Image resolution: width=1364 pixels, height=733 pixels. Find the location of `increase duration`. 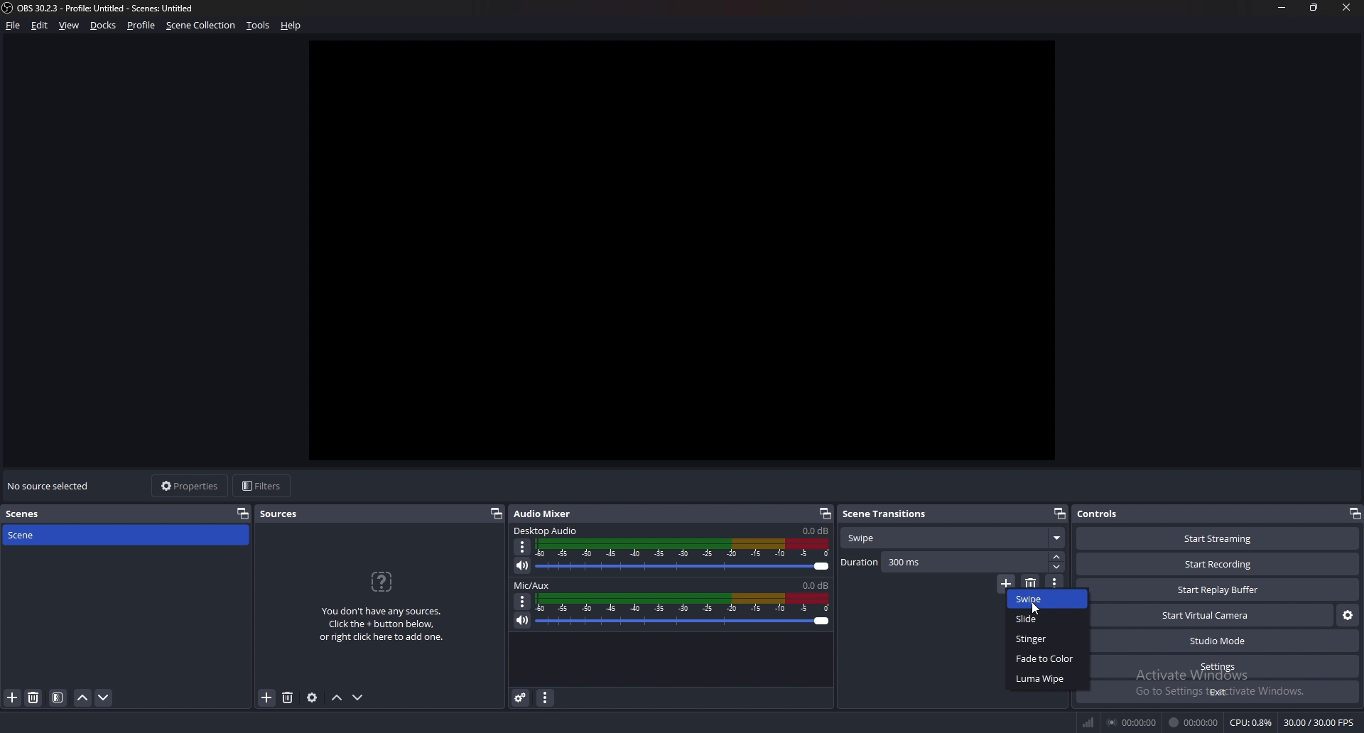

increase duration is located at coordinates (1056, 557).